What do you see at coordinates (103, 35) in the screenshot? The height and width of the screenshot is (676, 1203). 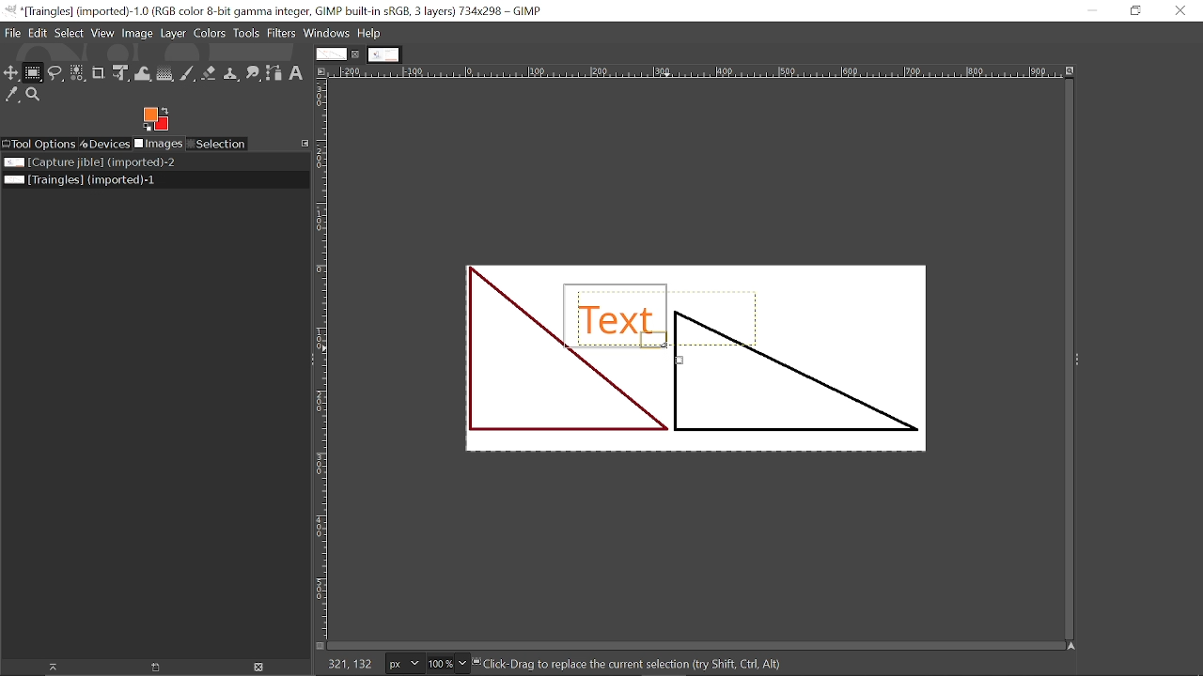 I see `View` at bounding box center [103, 35].